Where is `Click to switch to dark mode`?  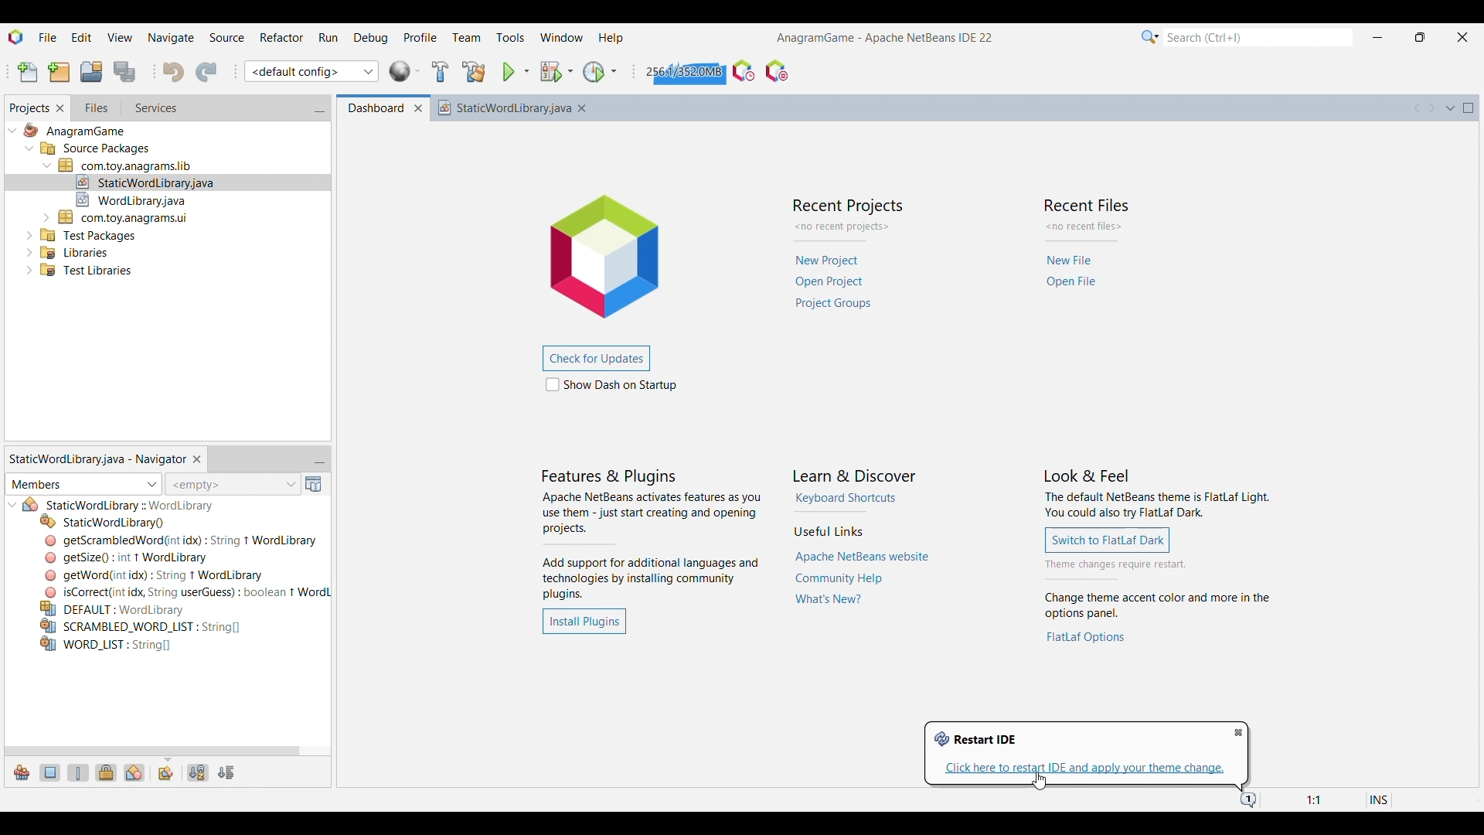
Click to switch to dark mode is located at coordinates (1108, 540).